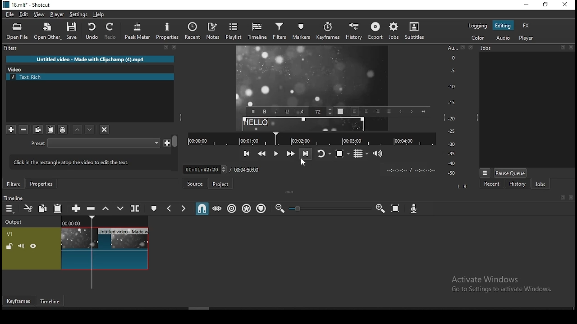  I want to click on move filter down, so click(78, 130).